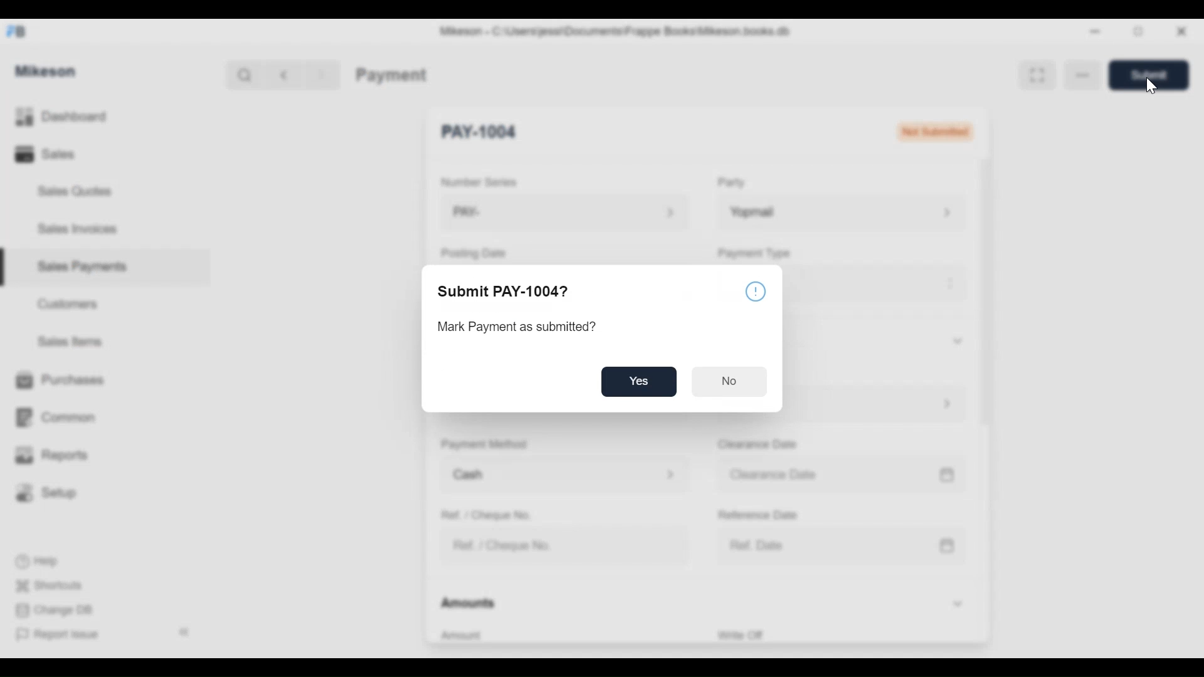 This screenshot has height=677, width=1204. What do you see at coordinates (289, 74) in the screenshot?
I see `Back` at bounding box center [289, 74].